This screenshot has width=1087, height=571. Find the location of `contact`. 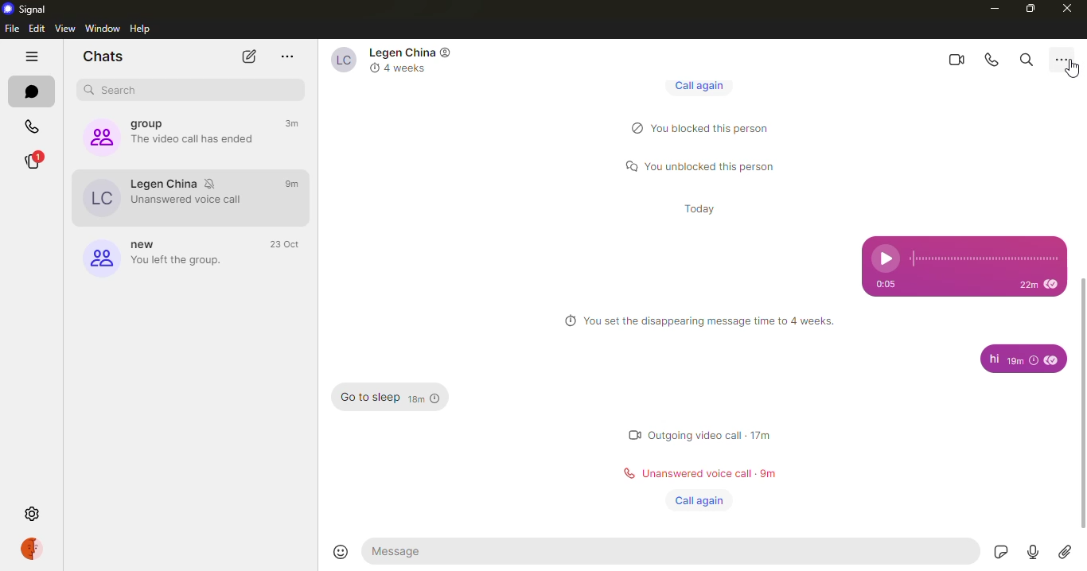

contact is located at coordinates (390, 60).